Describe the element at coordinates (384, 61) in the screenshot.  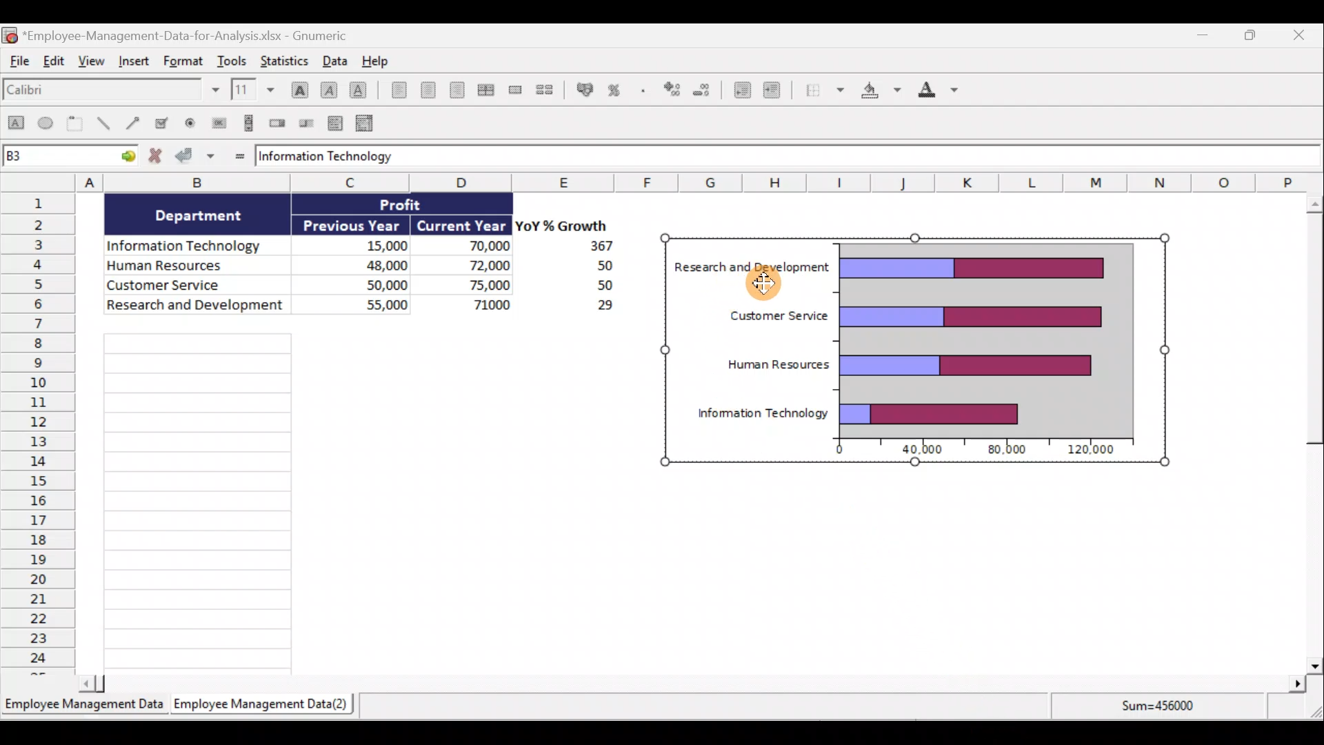
I see `Help` at that location.